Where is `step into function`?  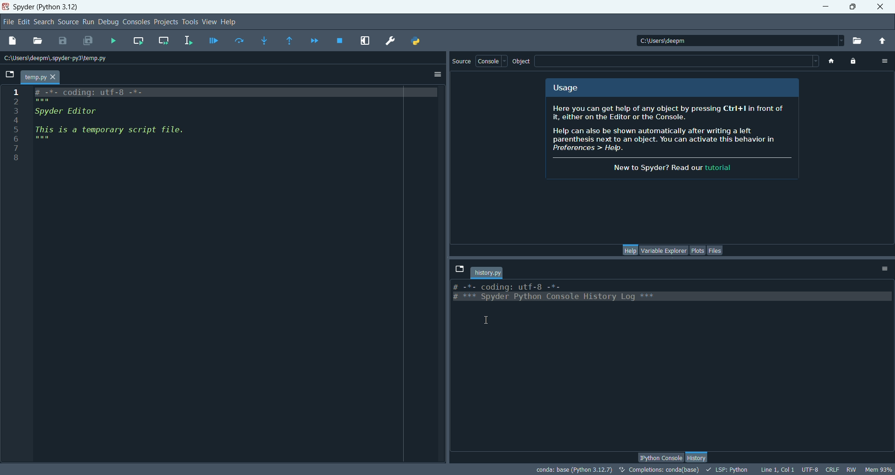
step into function is located at coordinates (265, 40).